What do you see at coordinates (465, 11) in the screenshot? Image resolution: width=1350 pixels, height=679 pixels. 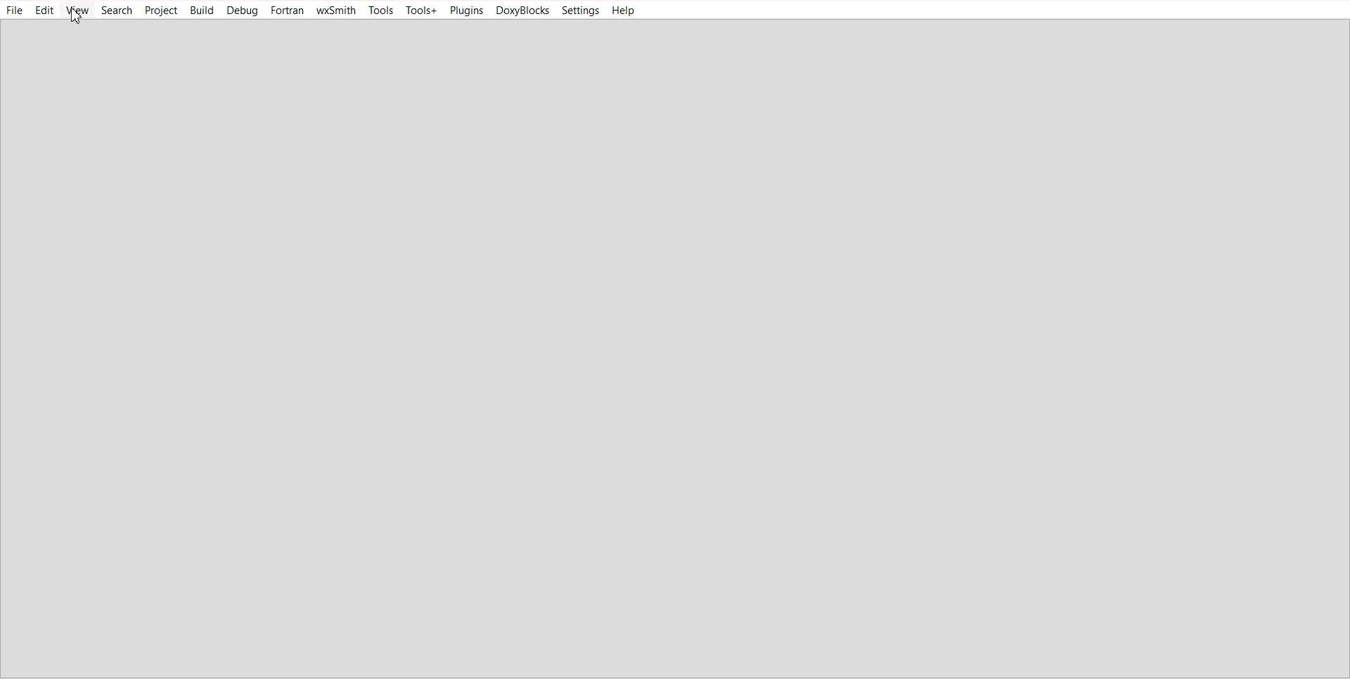 I see `Plugins` at bounding box center [465, 11].